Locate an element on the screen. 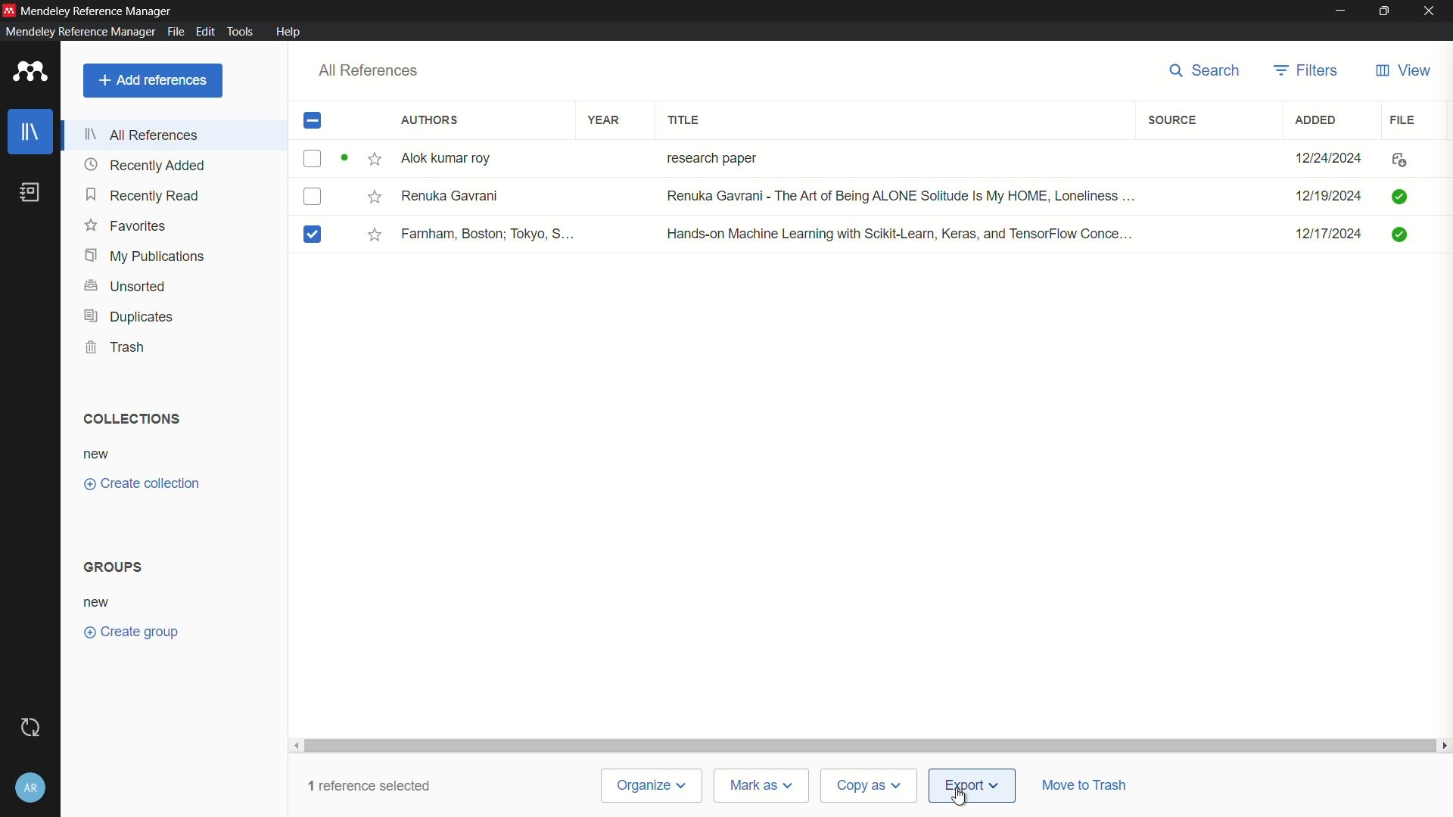 The width and height of the screenshot is (1453, 817). minimize is located at coordinates (1339, 9).